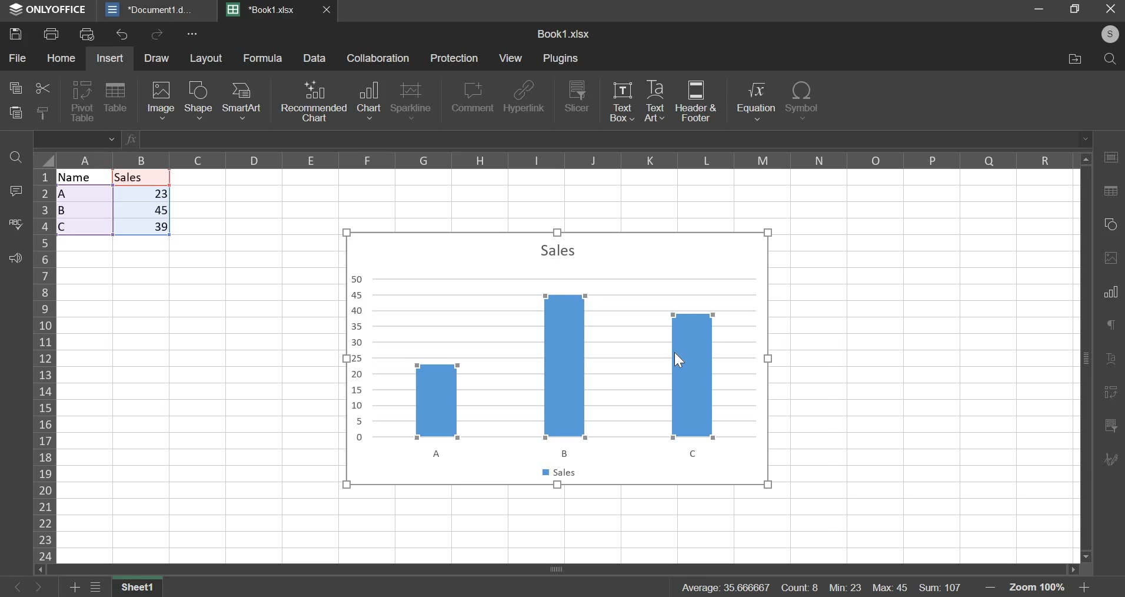  Describe the element at coordinates (138, 588) in the screenshot. I see `sheet 1` at that location.